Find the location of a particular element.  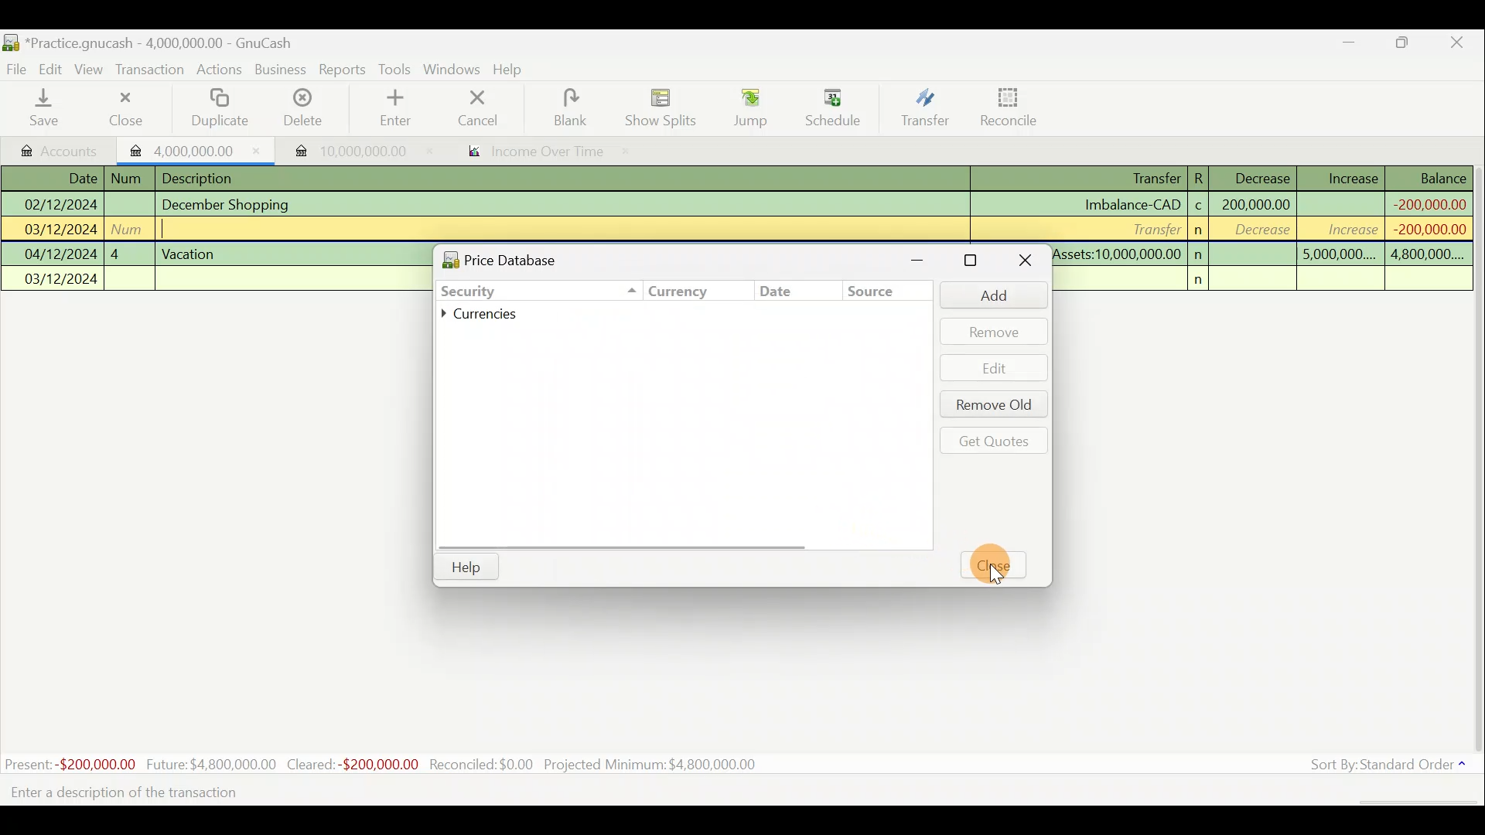

Get quotes is located at coordinates (991, 440).